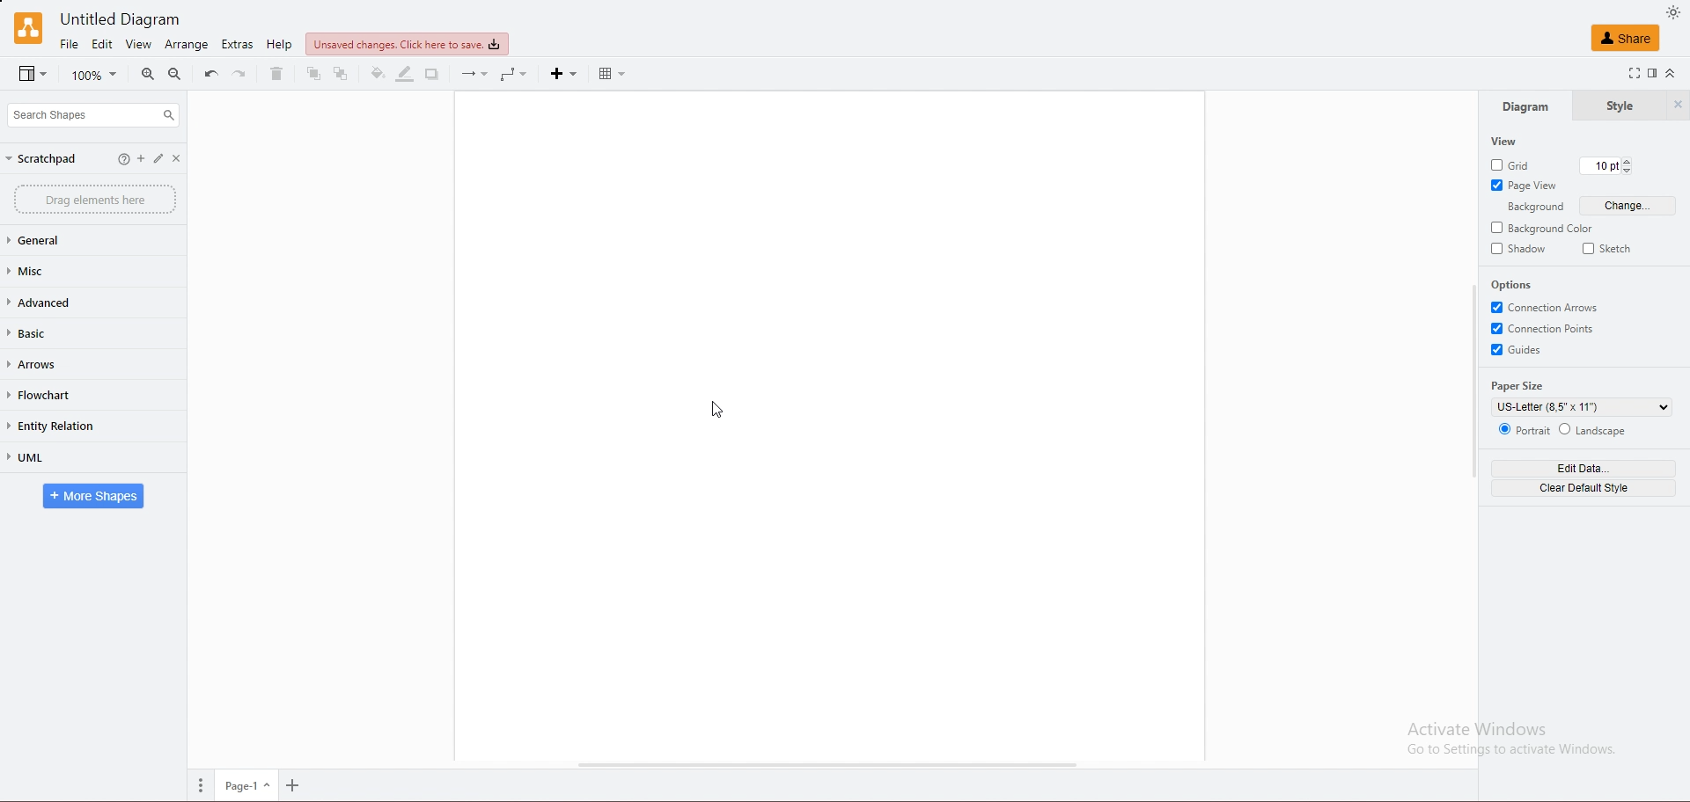 The image size is (1690, 802). I want to click on page view, so click(1526, 185).